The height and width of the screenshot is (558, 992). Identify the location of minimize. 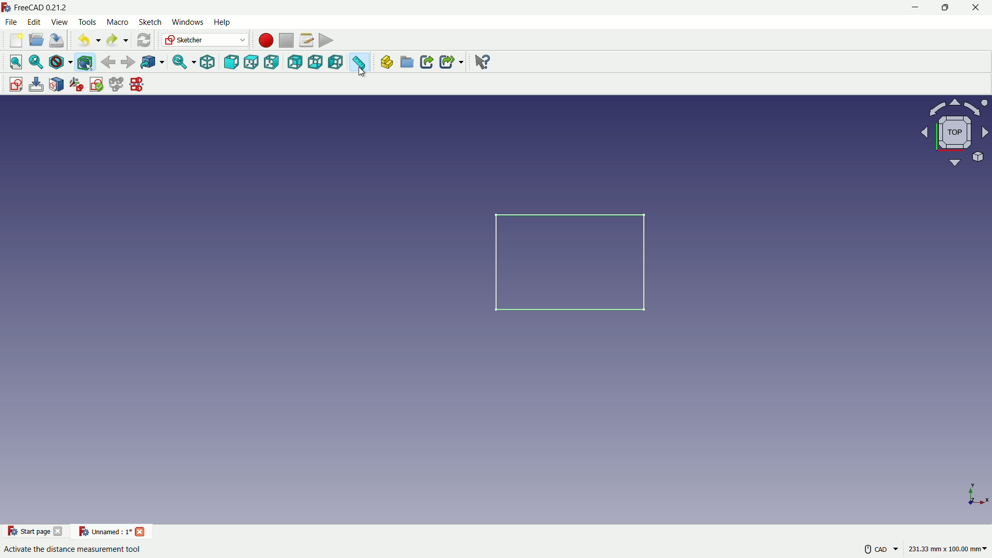
(913, 8).